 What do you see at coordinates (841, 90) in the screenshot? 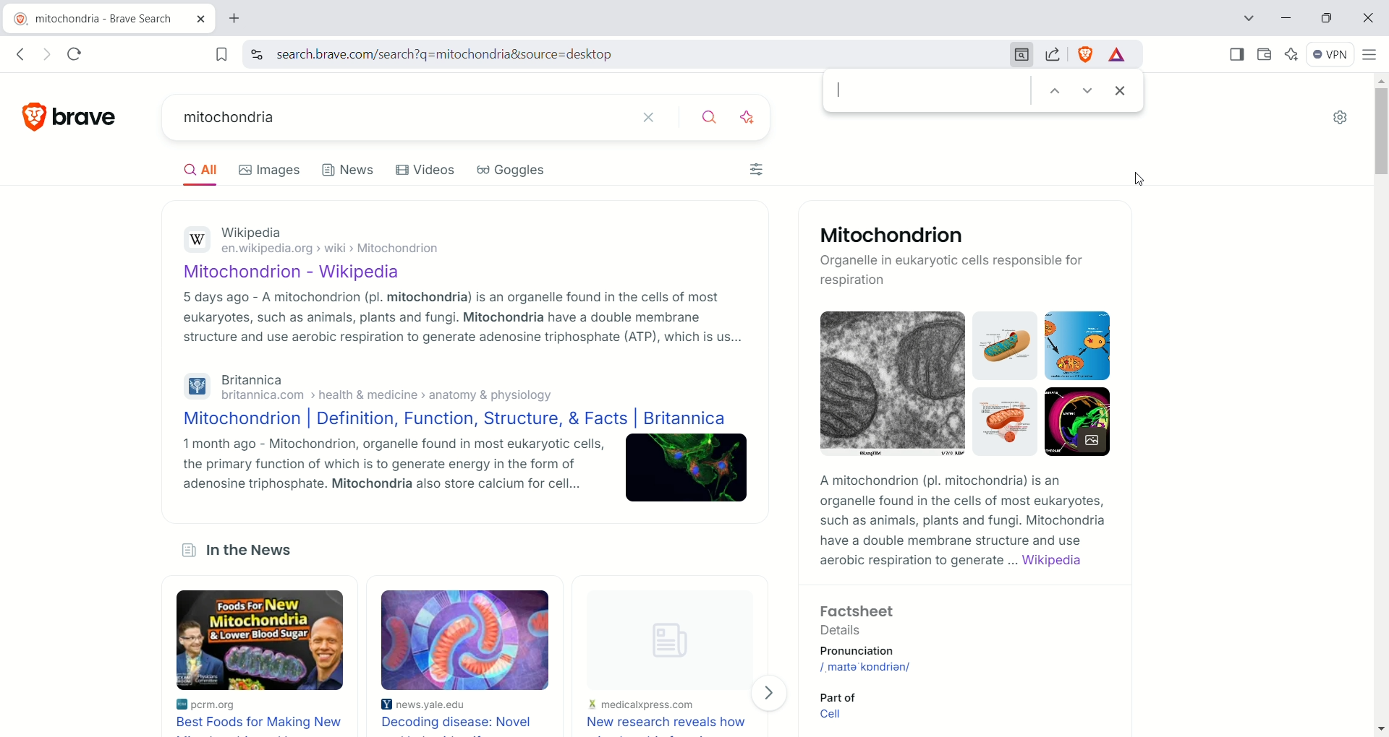
I see `cursor` at bounding box center [841, 90].